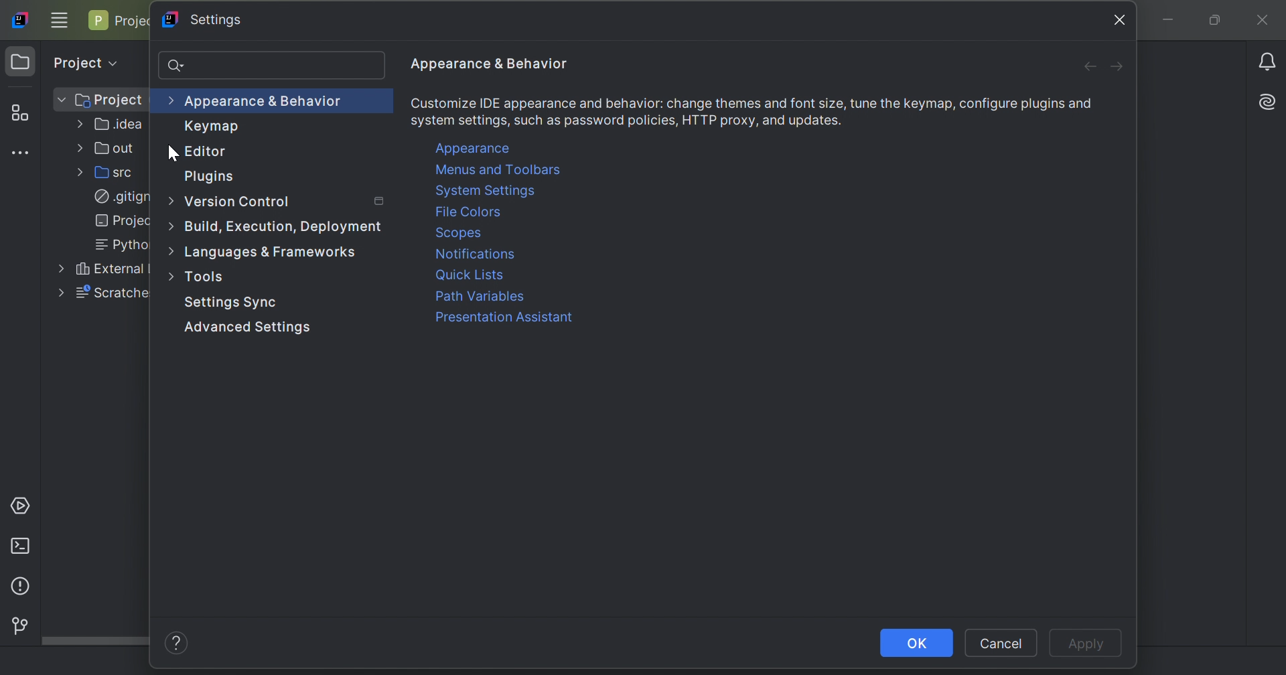  Describe the element at coordinates (95, 642) in the screenshot. I see `Scroll bar` at that location.